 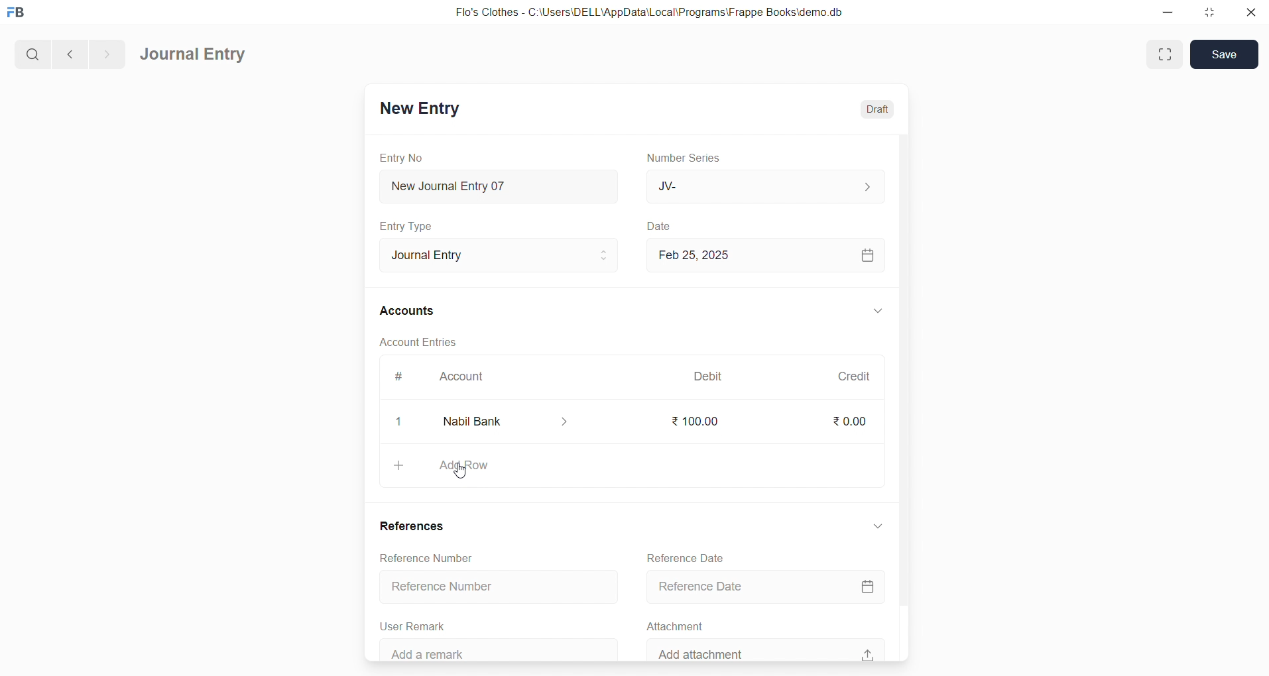 What do you see at coordinates (767, 255) in the screenshot?
I see `Feb 25, 2025` at bounding box center [767, 255].